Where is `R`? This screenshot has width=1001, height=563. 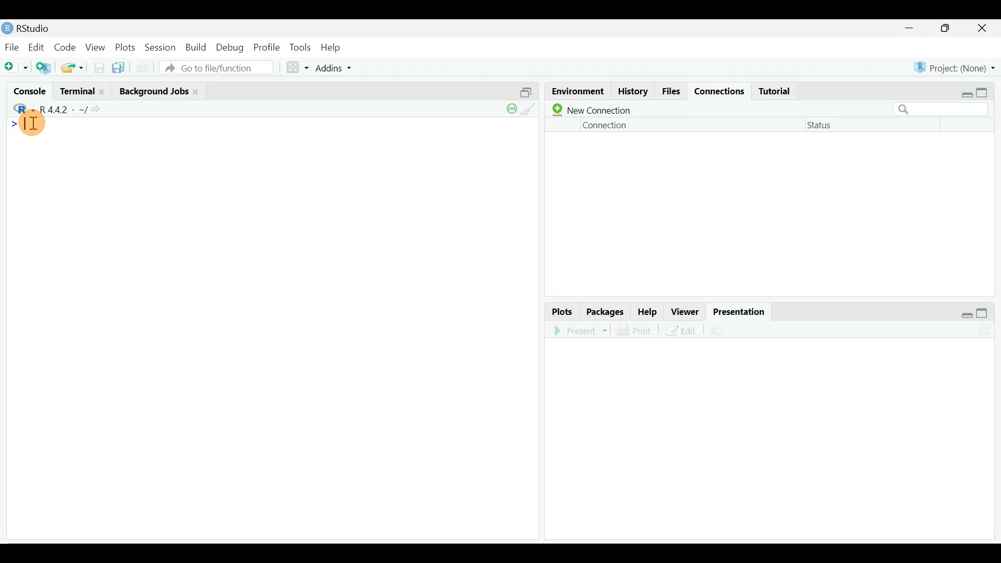 R is located at coordinates (22, 108).